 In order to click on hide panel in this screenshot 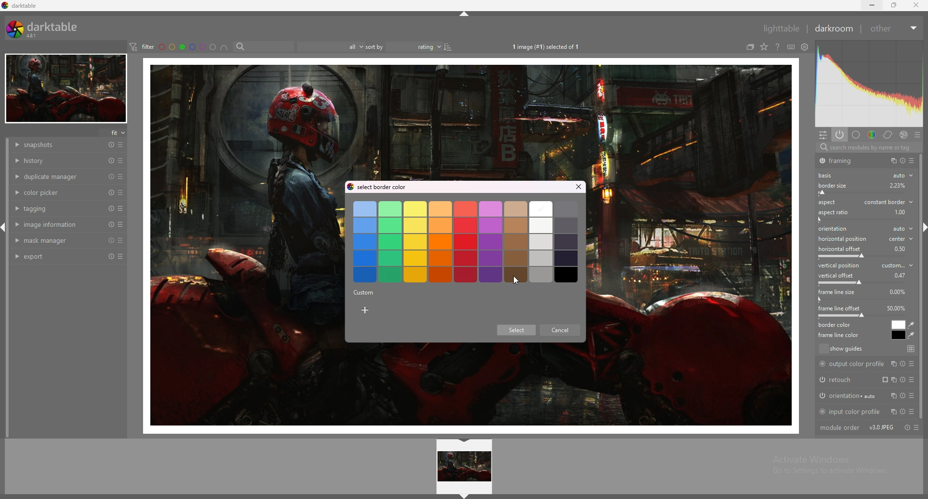, I will do `click(465, 16)`.